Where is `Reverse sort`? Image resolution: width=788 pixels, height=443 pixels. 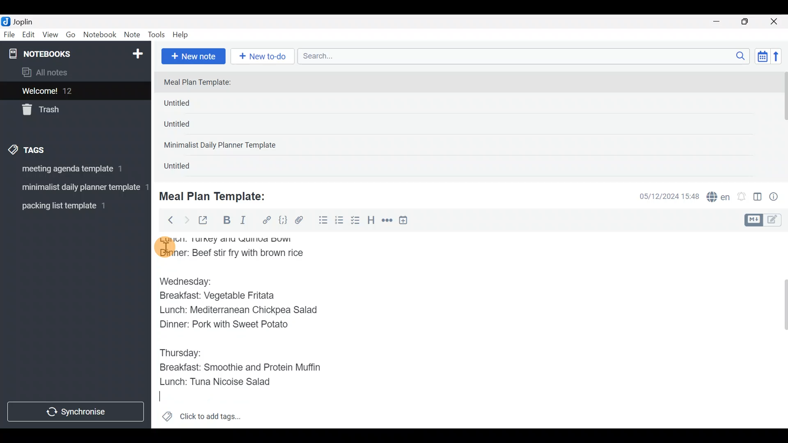
Reverse sort is located at coordinates (780, 59).